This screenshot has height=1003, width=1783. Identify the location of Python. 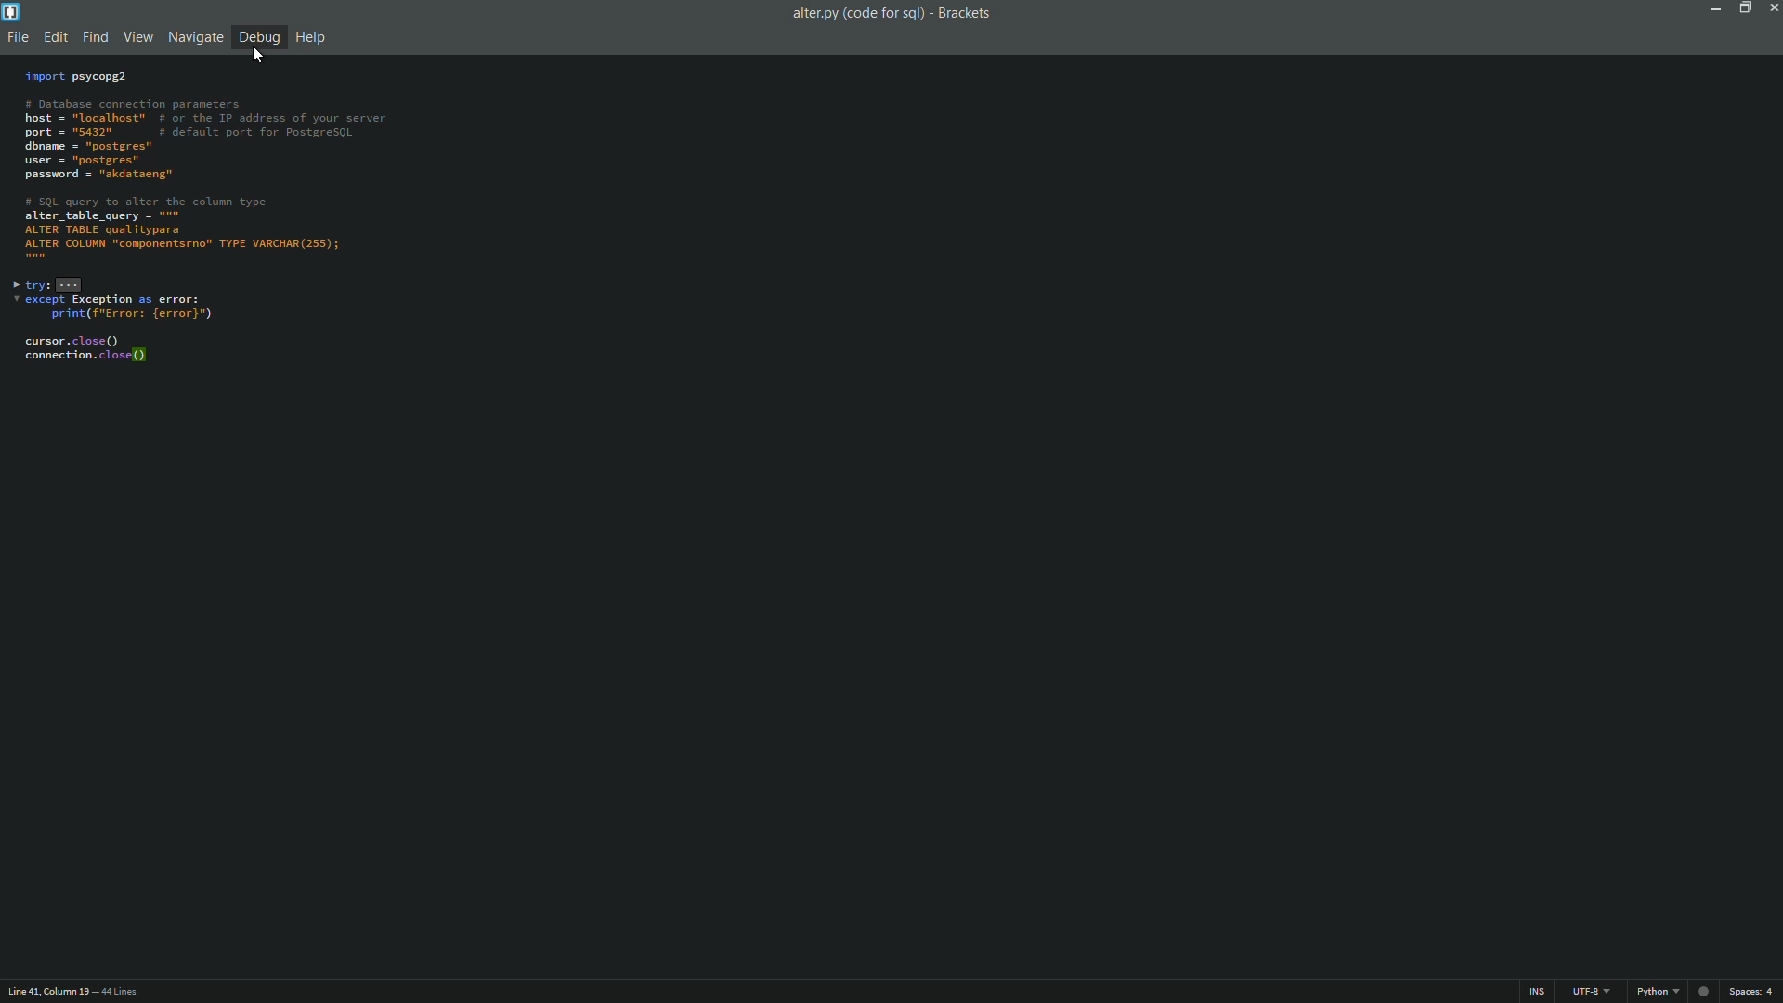
(1659, 993).